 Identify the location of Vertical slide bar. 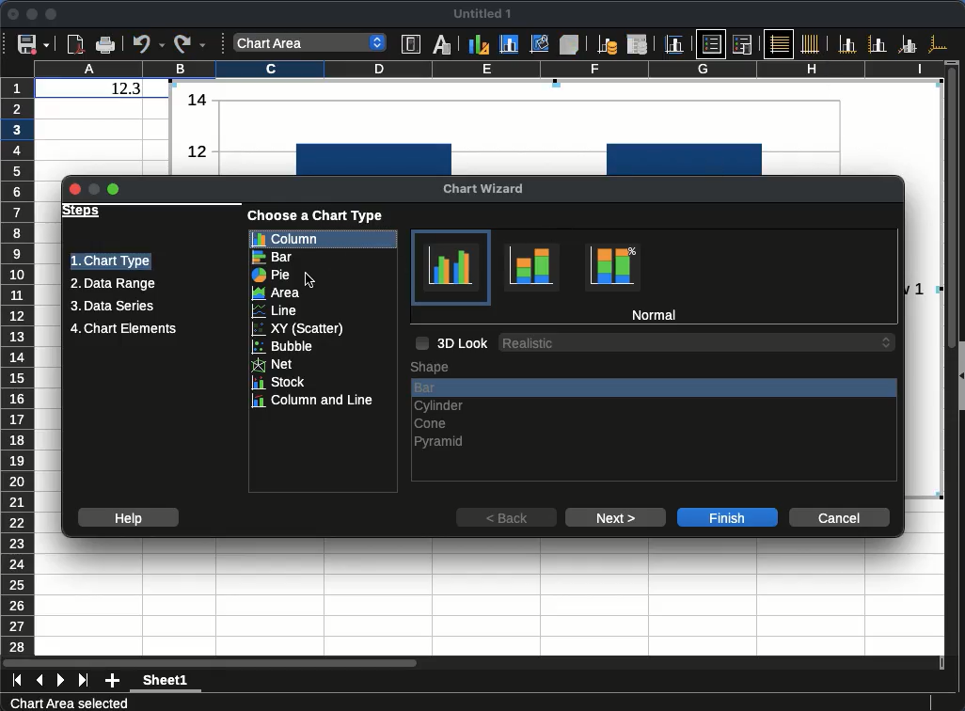
(952, 212).